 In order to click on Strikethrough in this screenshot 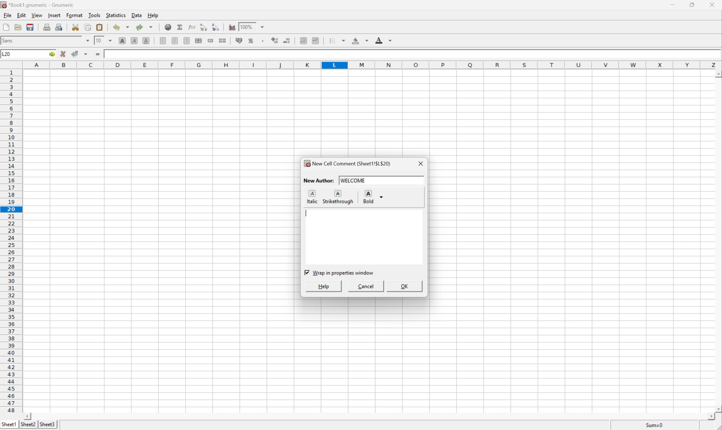, I will do `click(338, 196)`.